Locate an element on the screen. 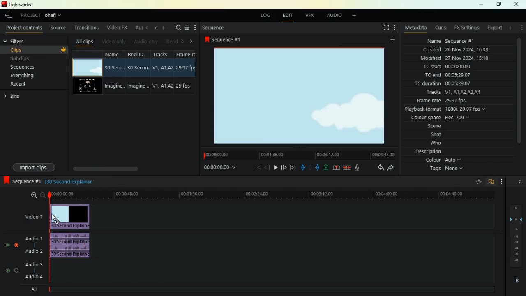 Image resolution: width=526 pixels, height=296 pixels. name is located at coordinates (116, 73).